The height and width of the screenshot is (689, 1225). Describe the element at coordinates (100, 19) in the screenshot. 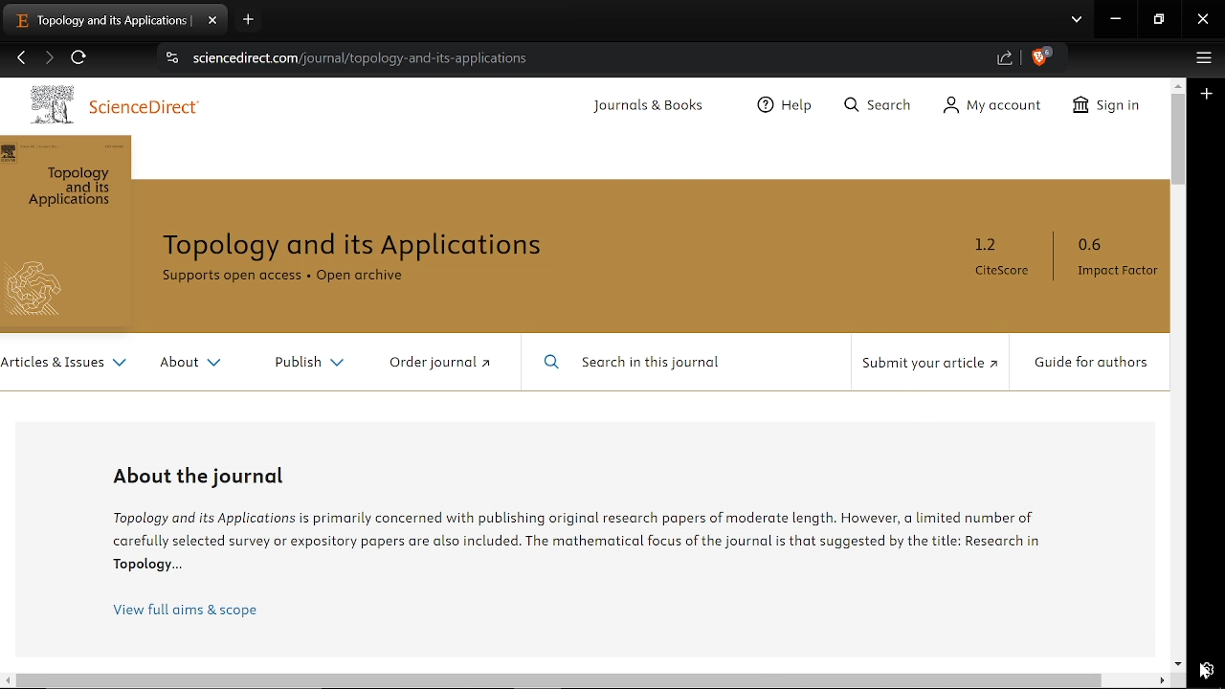

I see `Current tab` at that location.